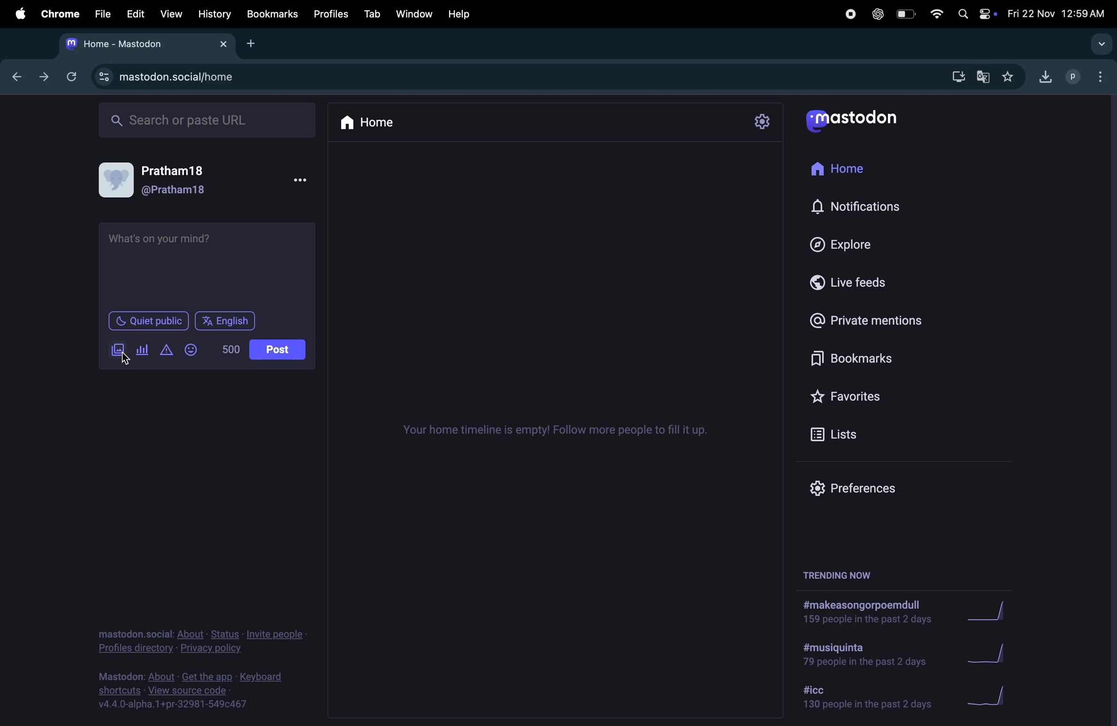 This screenshot has width=1117, height=726. Describe the element at coordinates (275, 635) in the screenshot. I see `invite people` at that location.